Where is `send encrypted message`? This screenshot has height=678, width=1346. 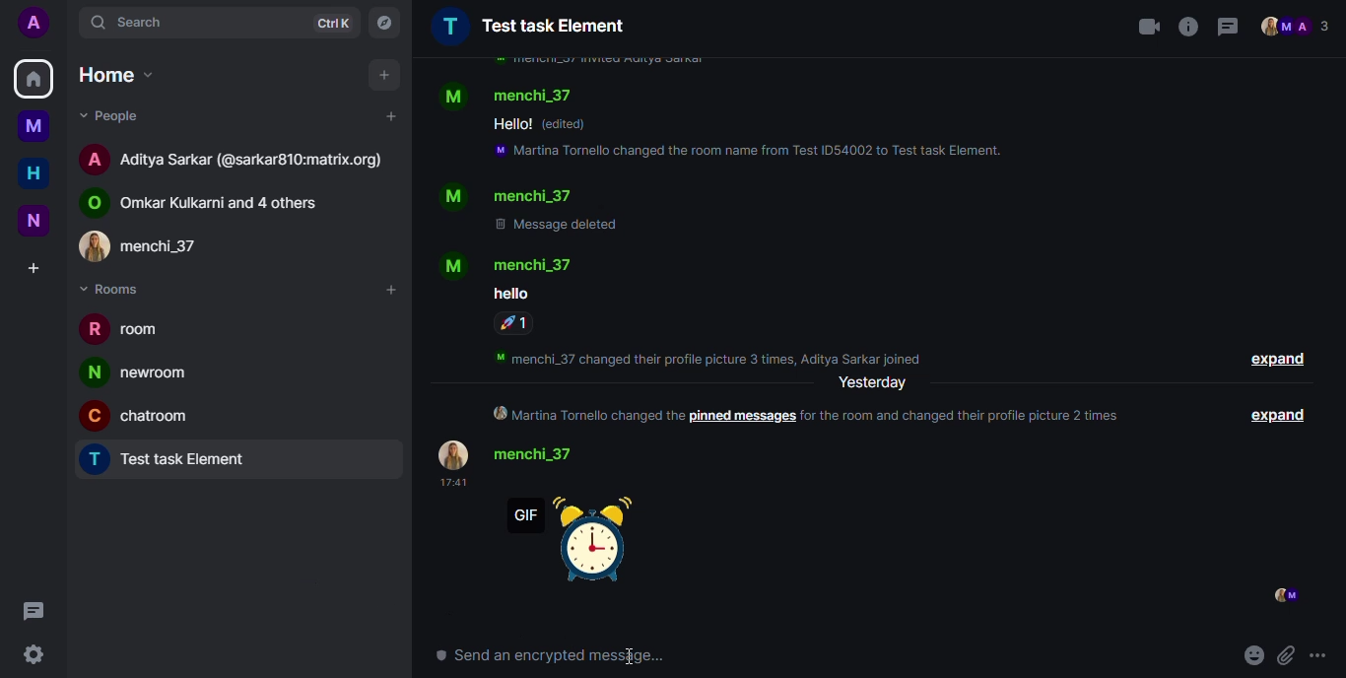 send encrypted message is located at coordinates (553, 655).